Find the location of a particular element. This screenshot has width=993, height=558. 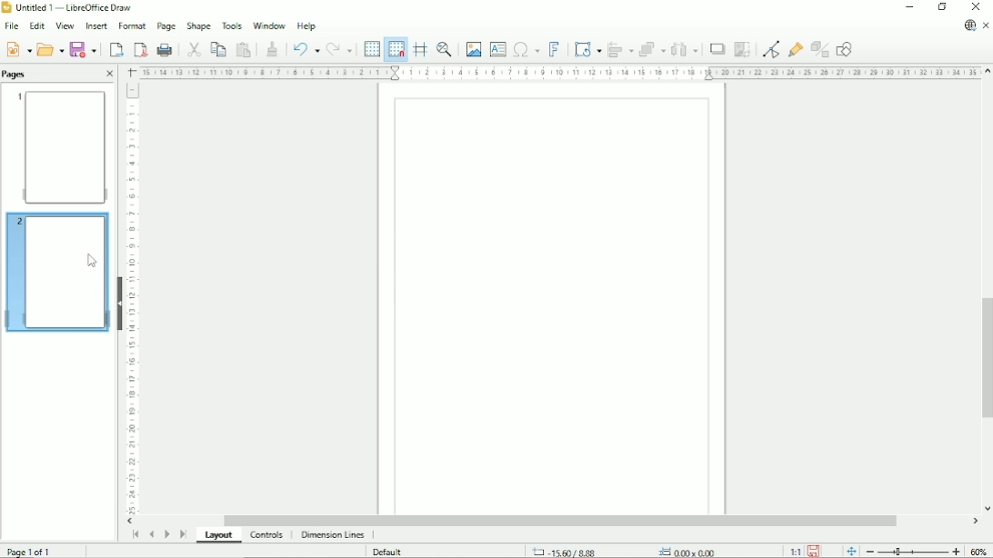

Close document is located at coordinates (987, 26).